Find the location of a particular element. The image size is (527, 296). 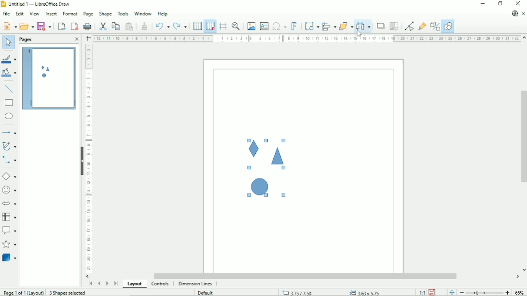

Zoom factor is located at coordinates (520, 292).